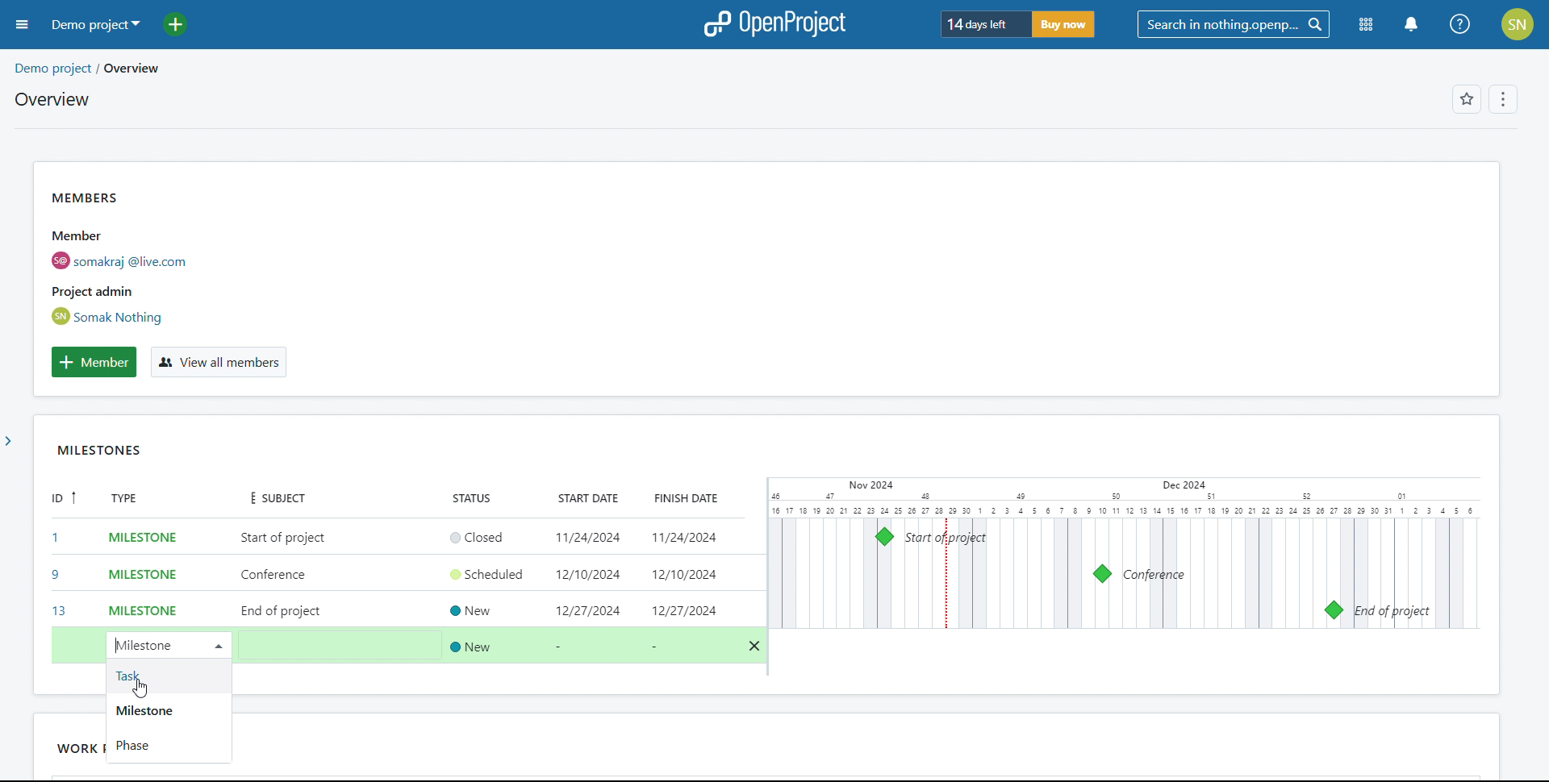  What do you see at coordinates (774, 24) in the screenshot?
I see `logo` at bounding box center [774, 24].